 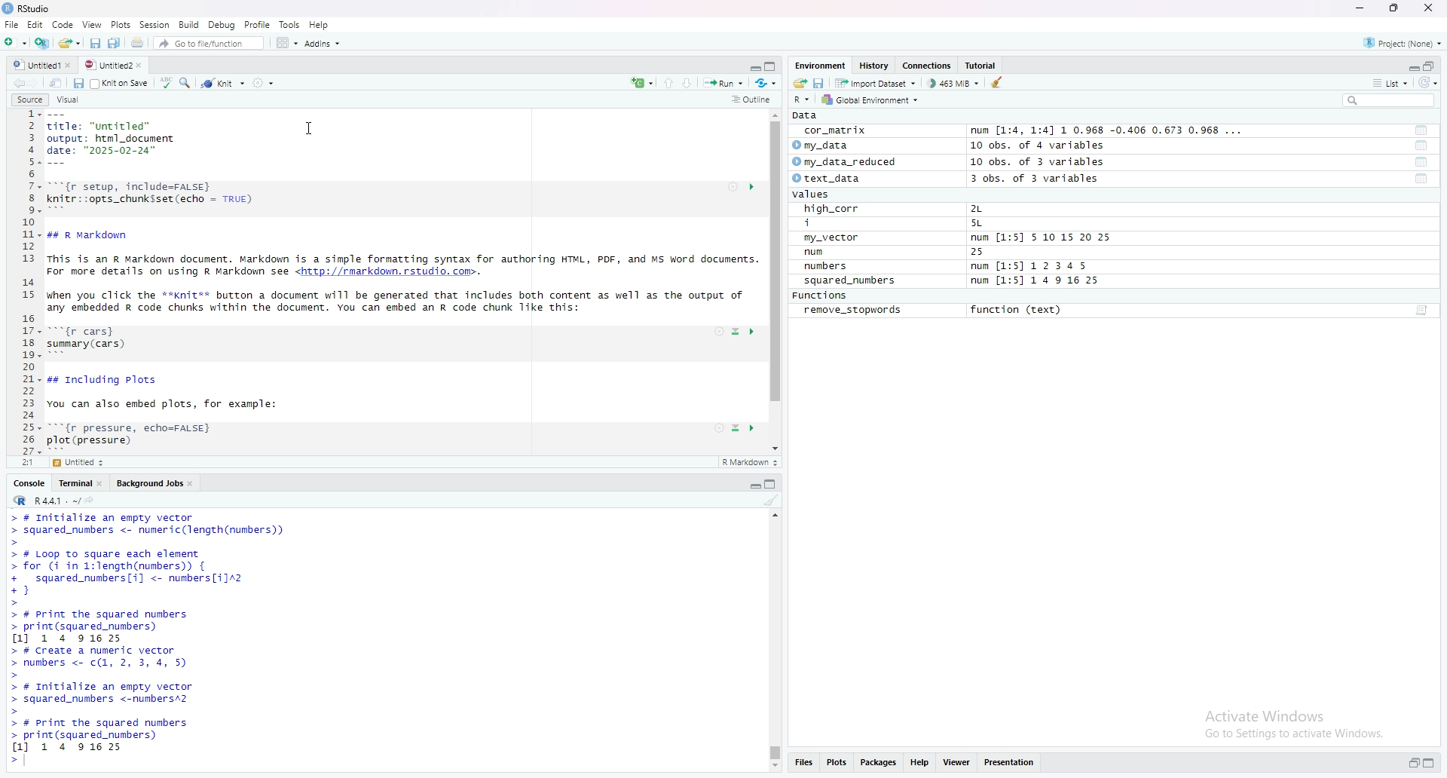 What do you see at coordinates (993, 252) in the screenshot?
I see `25` at bounding box center [993, 252].